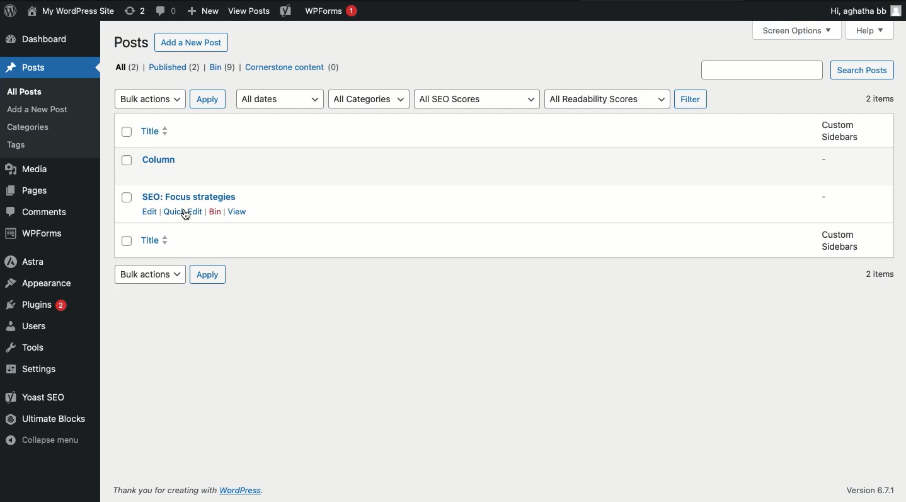  I want to click on WPForms, so click(331, 13).